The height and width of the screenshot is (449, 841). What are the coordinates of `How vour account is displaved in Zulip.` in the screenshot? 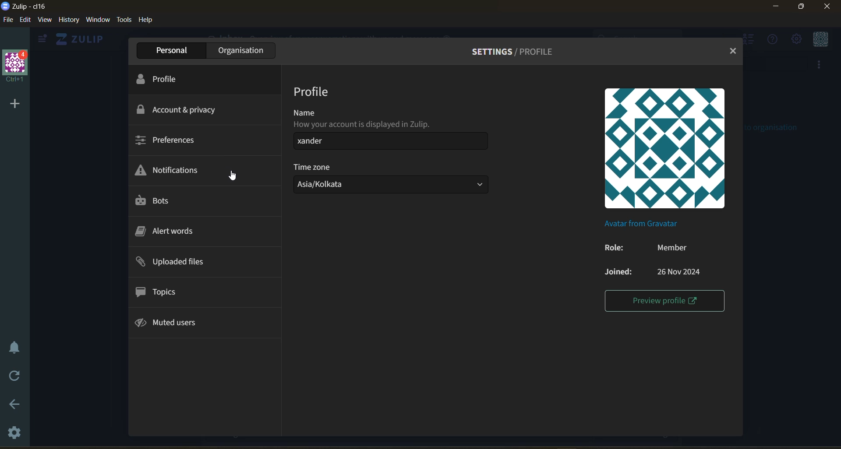 It's located at (362, 125).